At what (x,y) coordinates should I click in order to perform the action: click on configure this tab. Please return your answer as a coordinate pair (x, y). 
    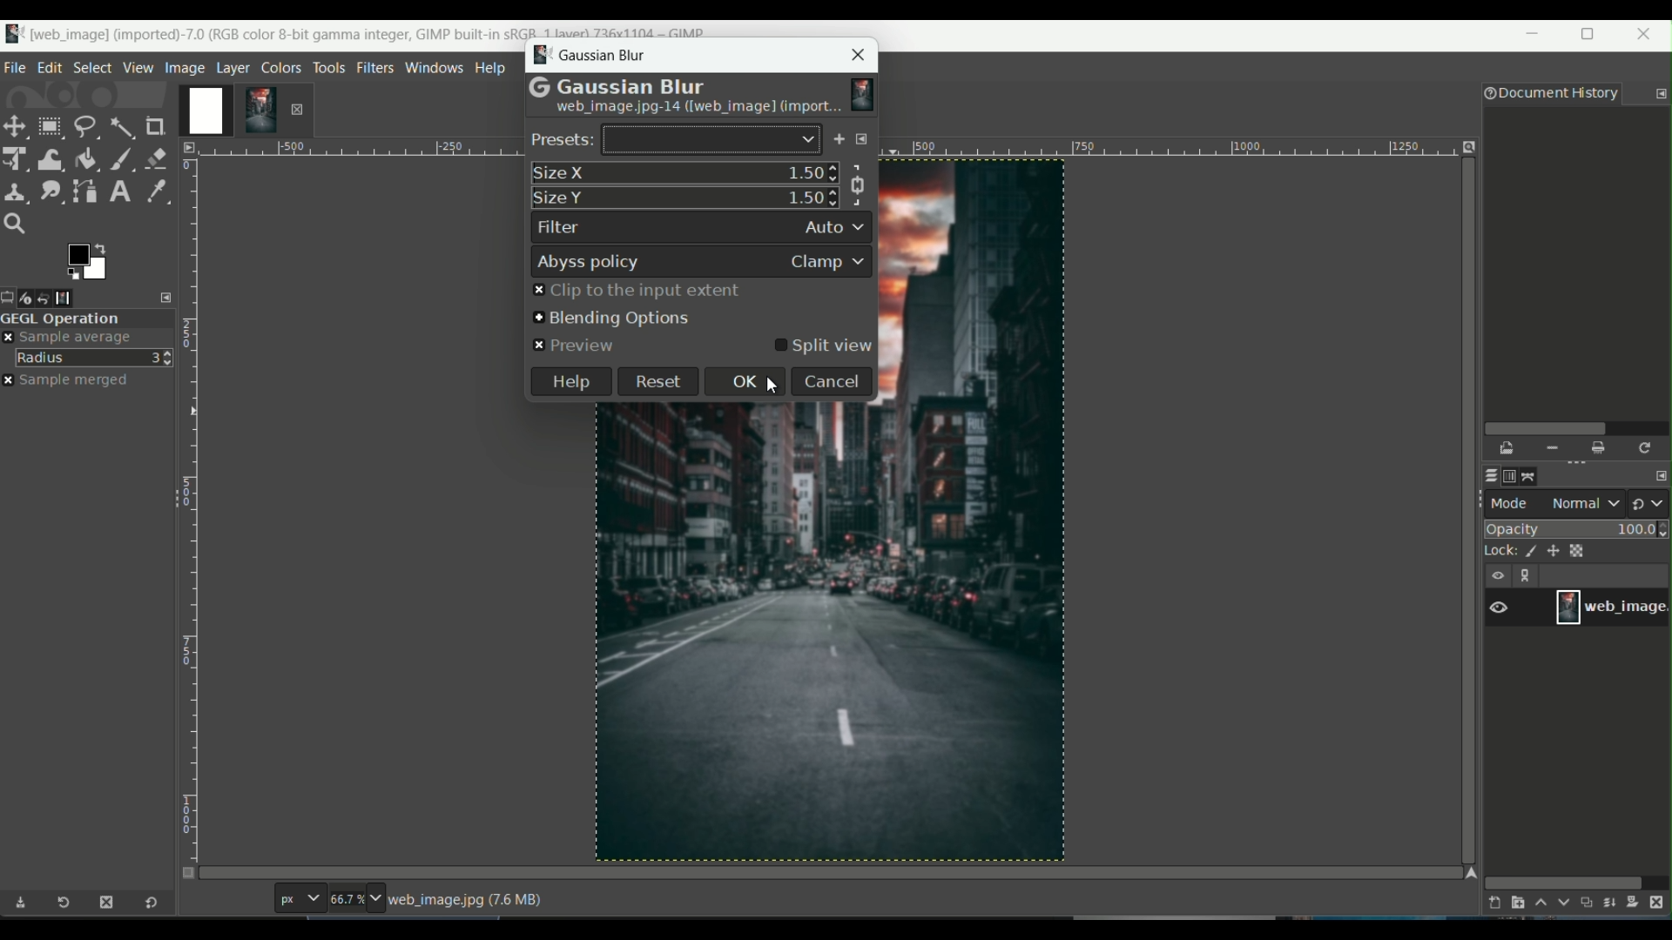
    Looking at the image, I should click on (1661, 94).